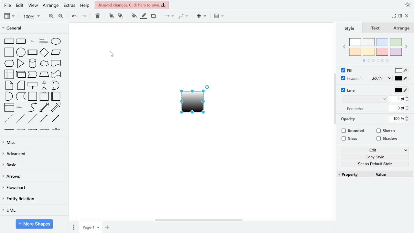 The height and width of the screenshot is (233, 414). I want to click on general shapes, so click(20, 118).